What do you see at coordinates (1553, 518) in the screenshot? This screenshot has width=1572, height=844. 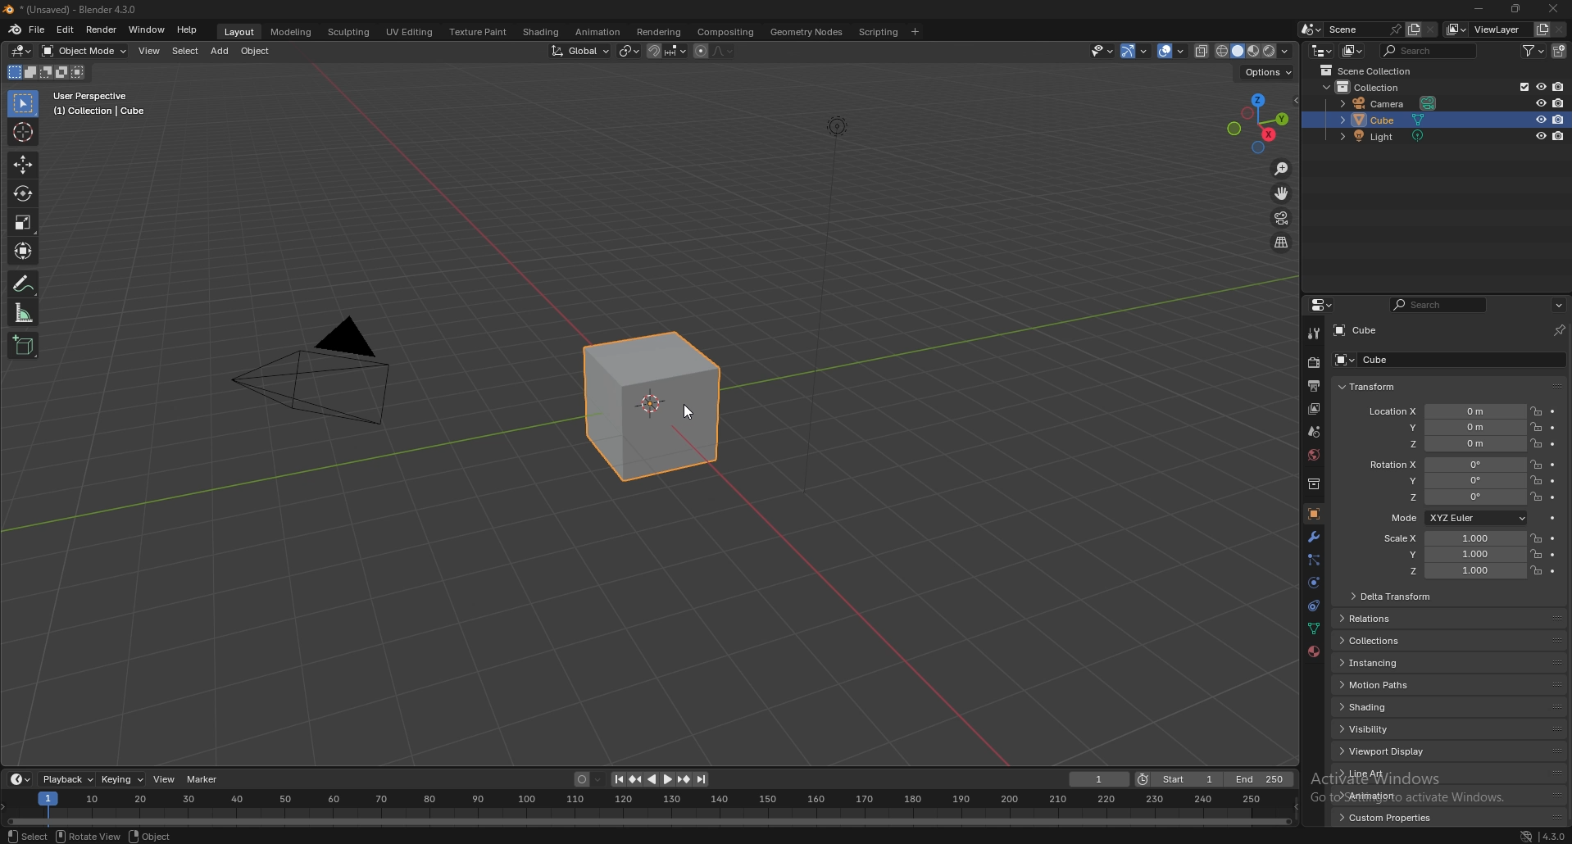 I see `animate property` at bounding box center [1553, 518].